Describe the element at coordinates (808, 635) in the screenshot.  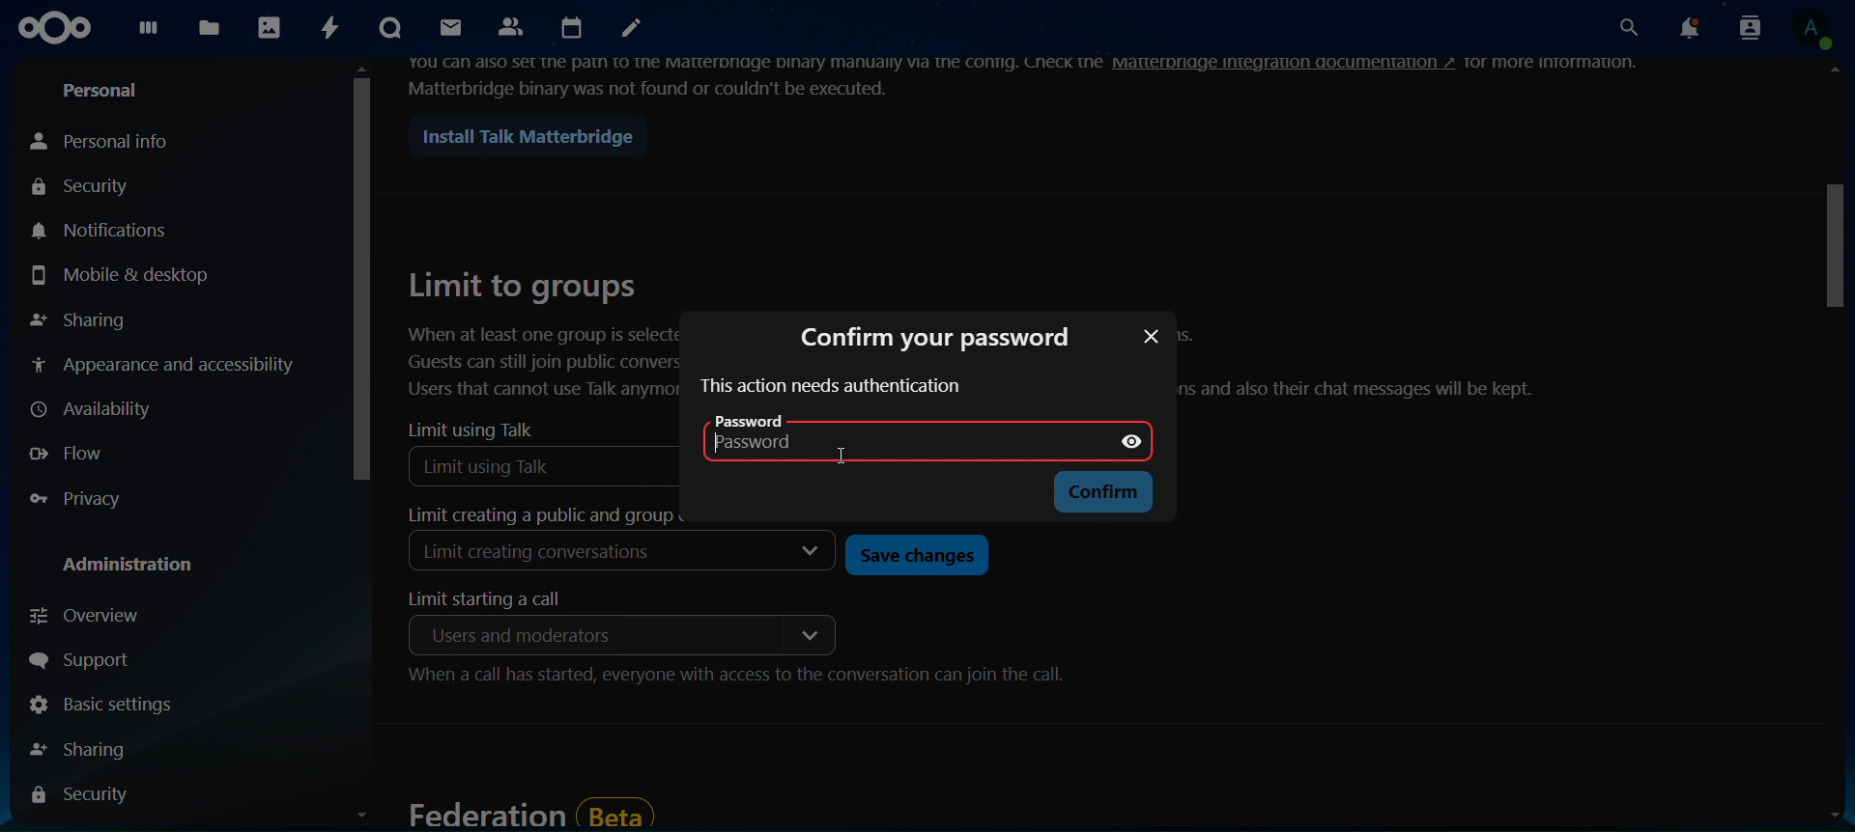
I see `dropdown` at that location.